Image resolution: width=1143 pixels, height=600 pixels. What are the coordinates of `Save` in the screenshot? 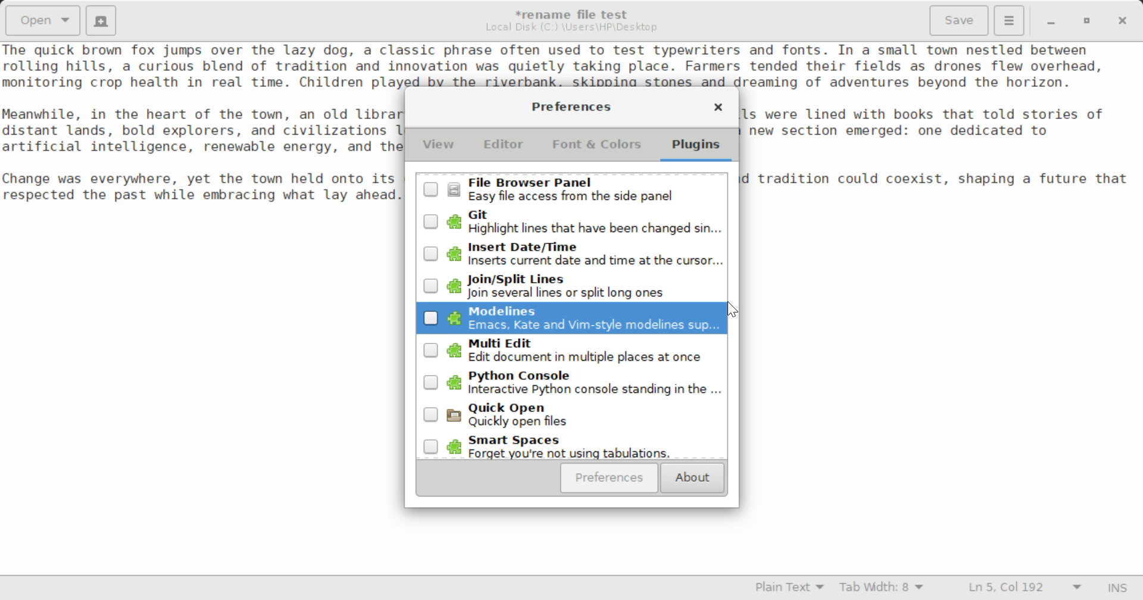 It's located at (960, 21).